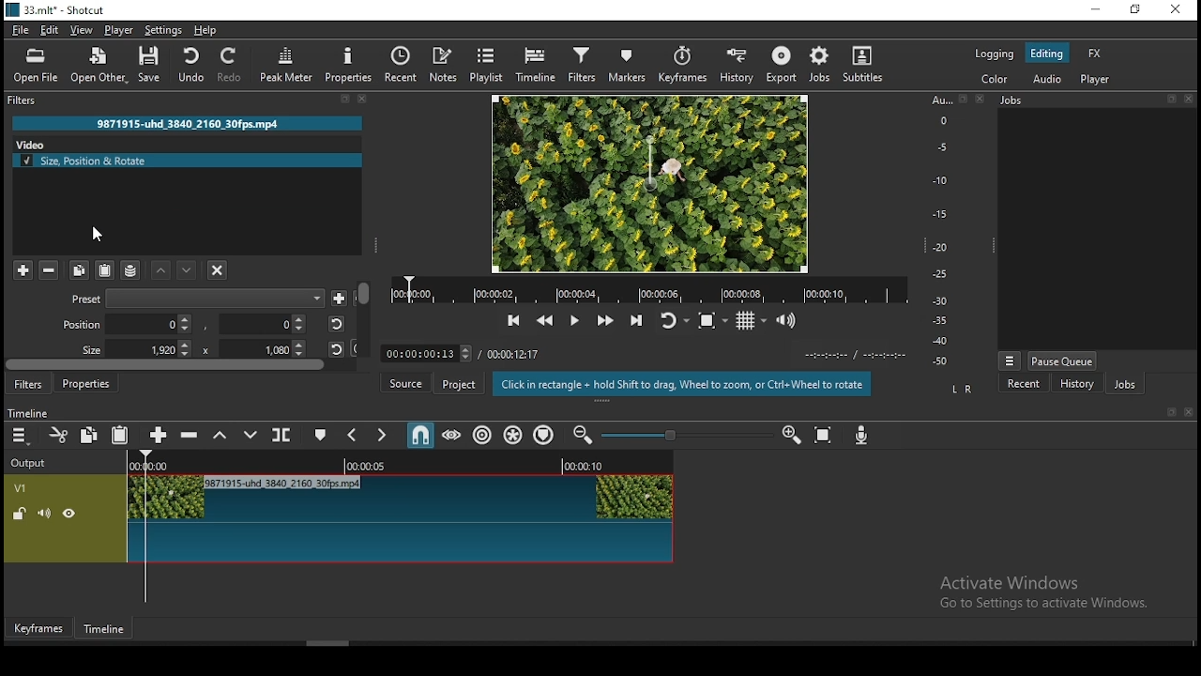 This screenshot has width=1201, height=676. What do you see at coordinates (344, 519) in the screenshot?
I see `video track` at bounding box center [344, 519].